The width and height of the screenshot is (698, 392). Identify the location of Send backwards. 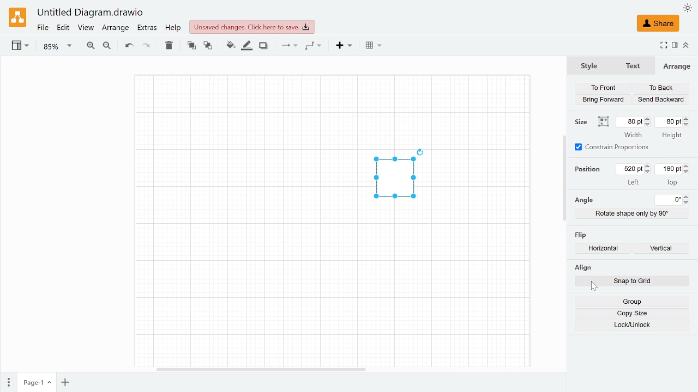
(661, 100).